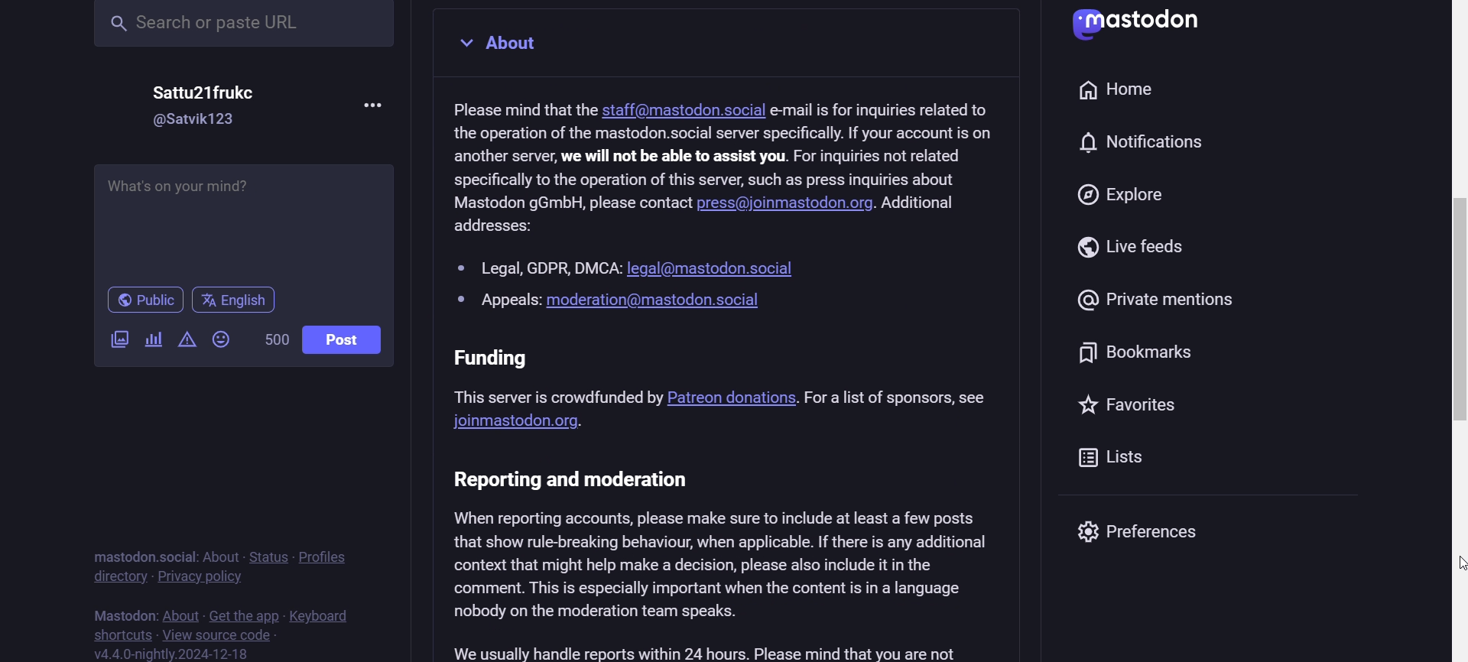 The height and width of the screenshot is (662, 1468). What do you see at coordinates (884, 109) in the screenshot?
I see `email is for inquires related to` at bounding box center [884, 109].